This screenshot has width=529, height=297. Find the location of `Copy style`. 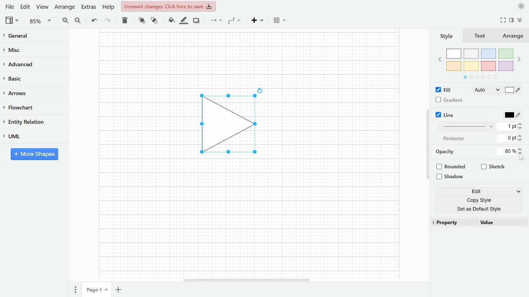

Copy style is located at coordinates (481, 200).